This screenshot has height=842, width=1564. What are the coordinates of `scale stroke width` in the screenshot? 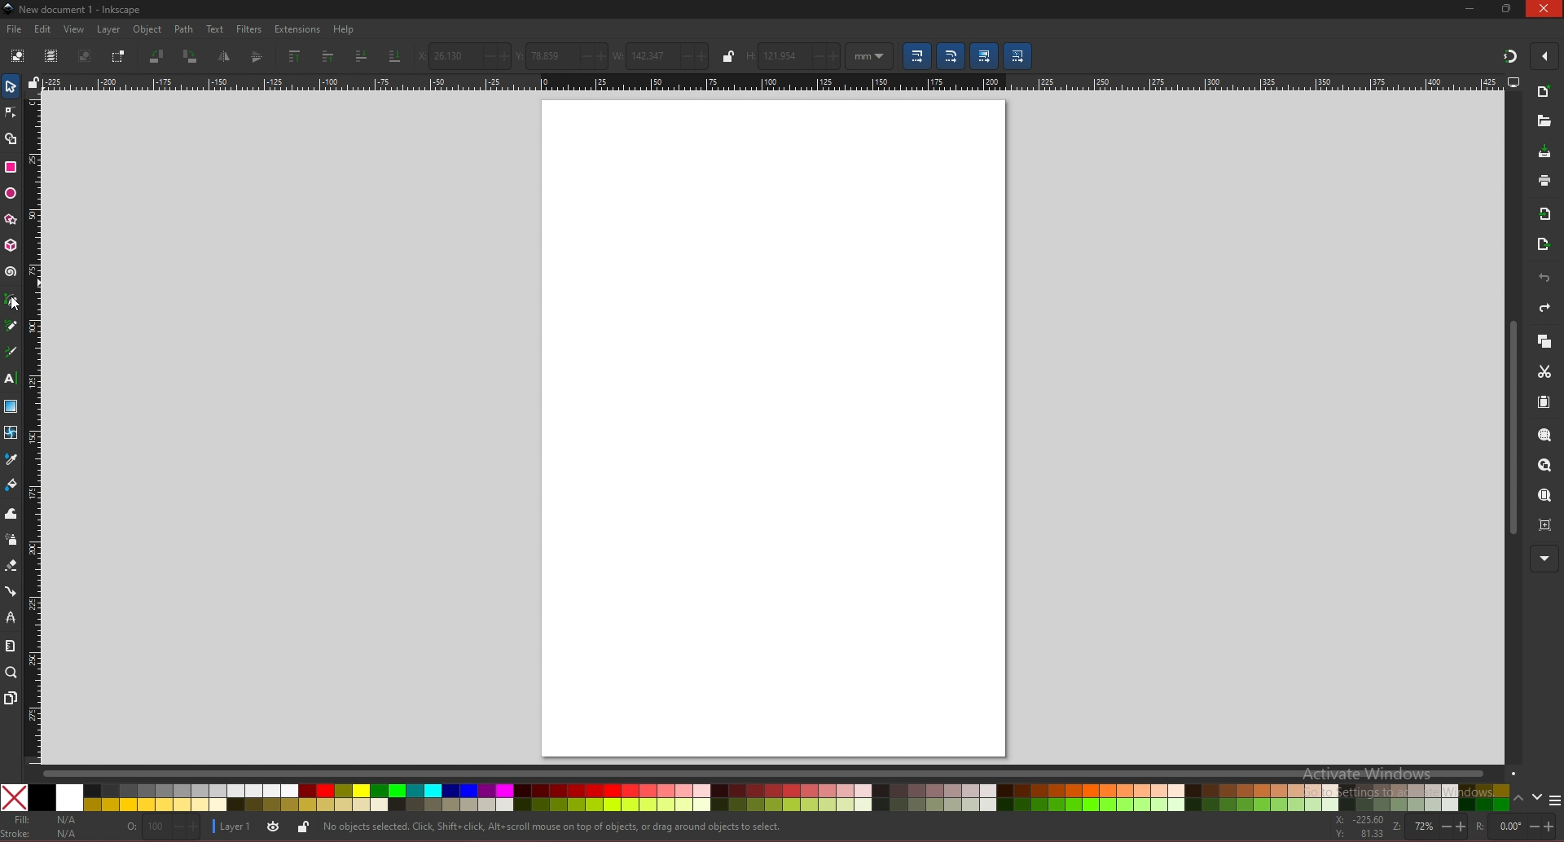 It's located at (917, 56).